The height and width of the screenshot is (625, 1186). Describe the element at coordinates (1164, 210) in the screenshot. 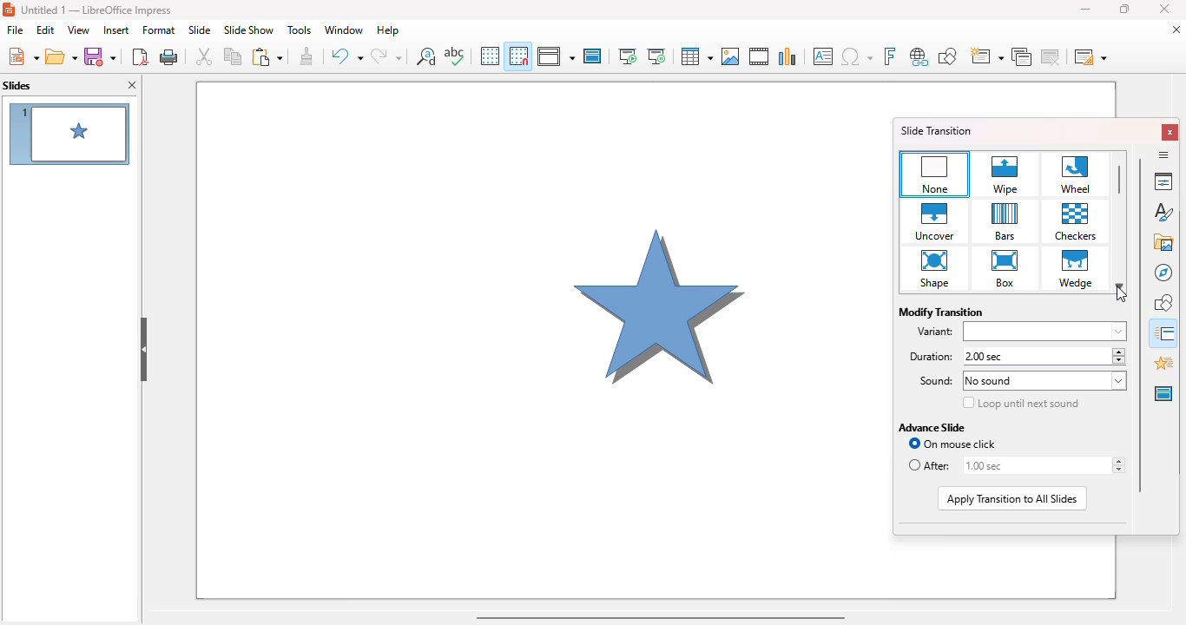

I see `styles` at that location.